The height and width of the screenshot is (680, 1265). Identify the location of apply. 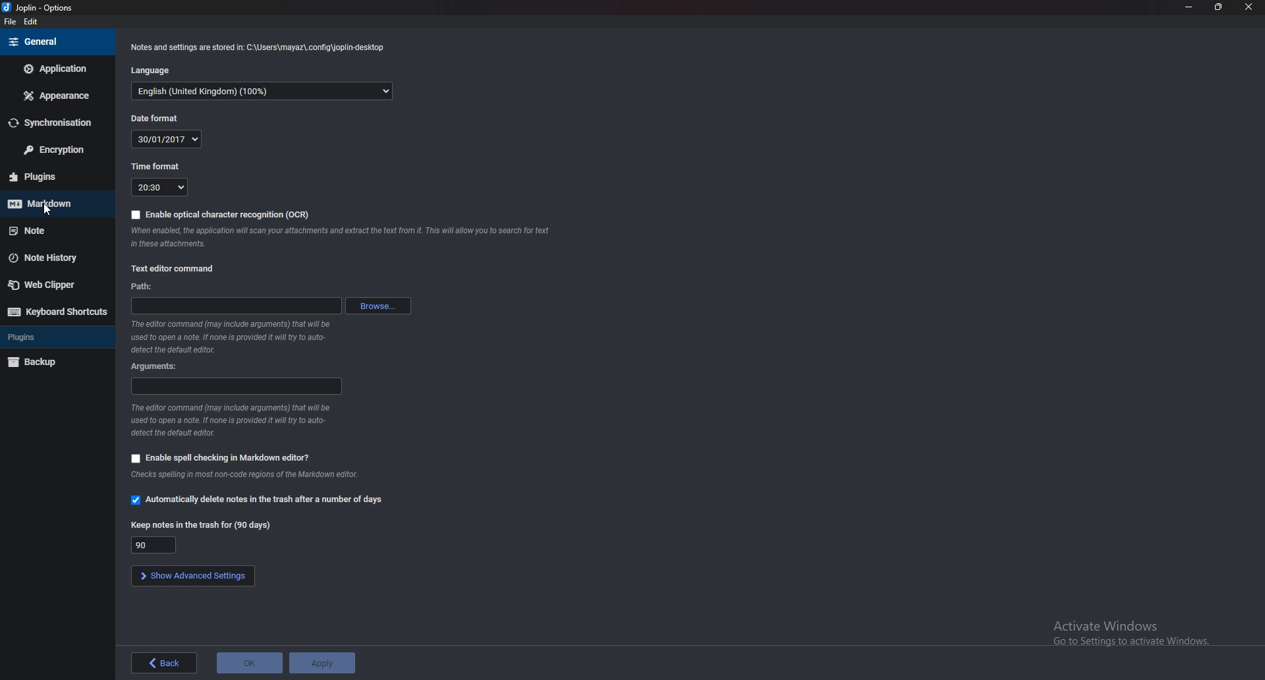
(320, 662).